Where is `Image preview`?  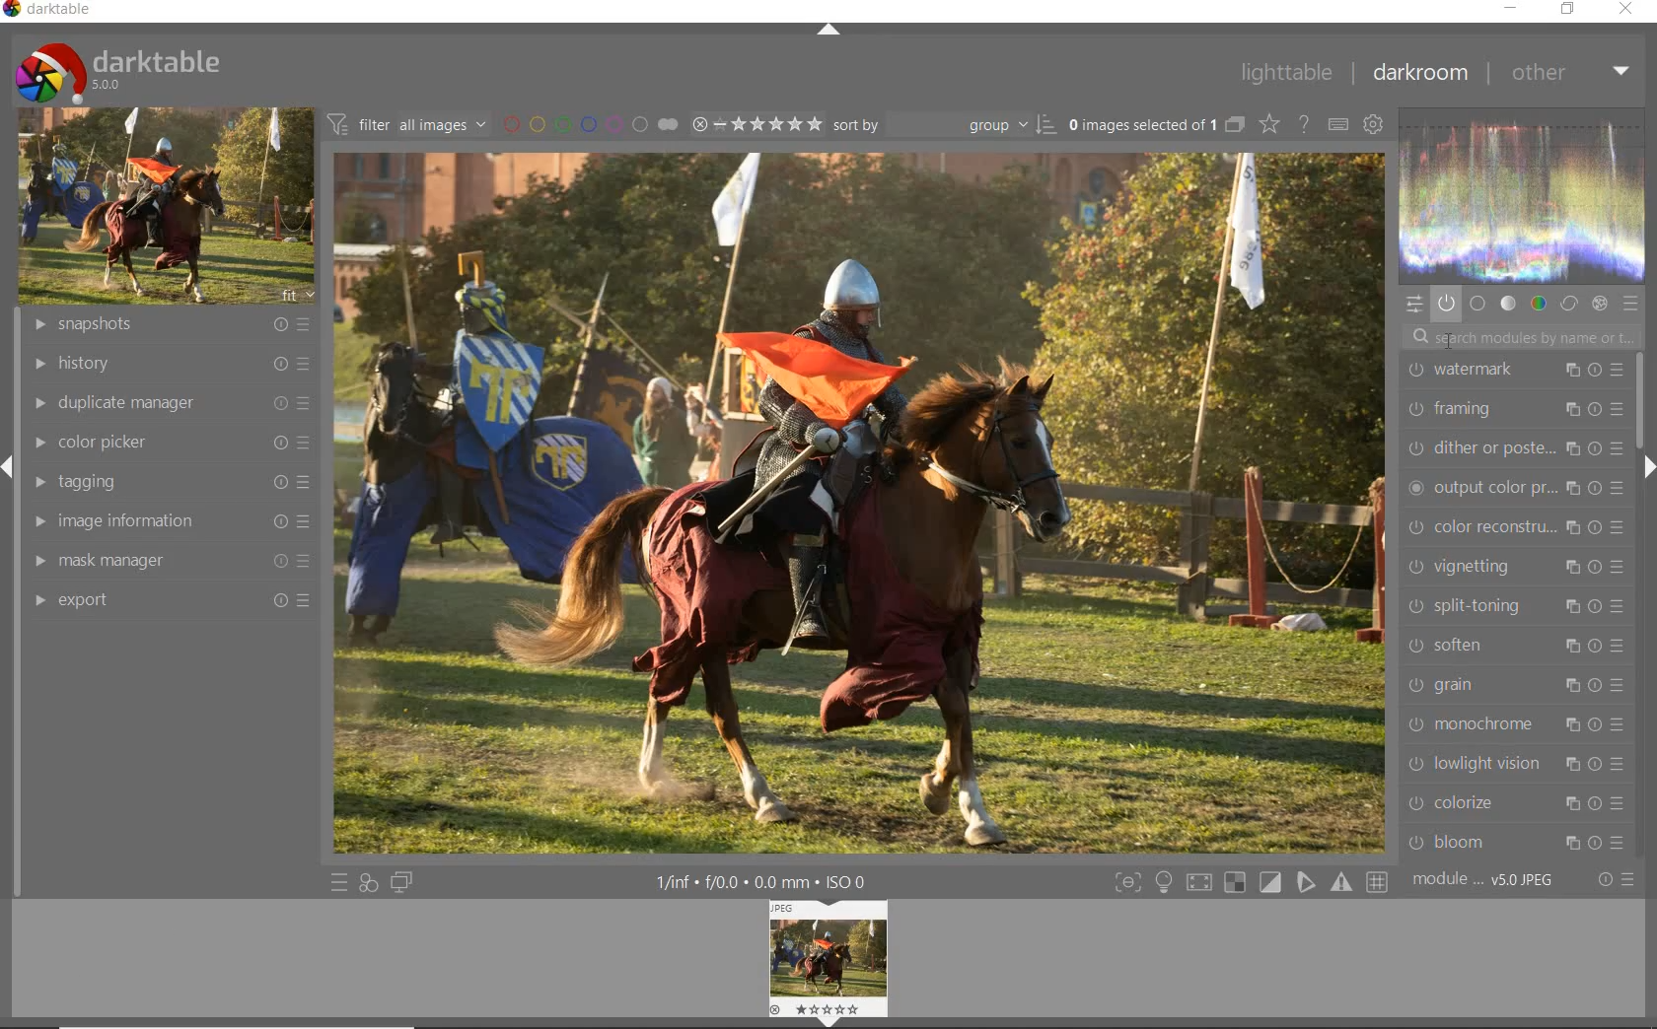
Image preview is located at coordinates (831, 960).